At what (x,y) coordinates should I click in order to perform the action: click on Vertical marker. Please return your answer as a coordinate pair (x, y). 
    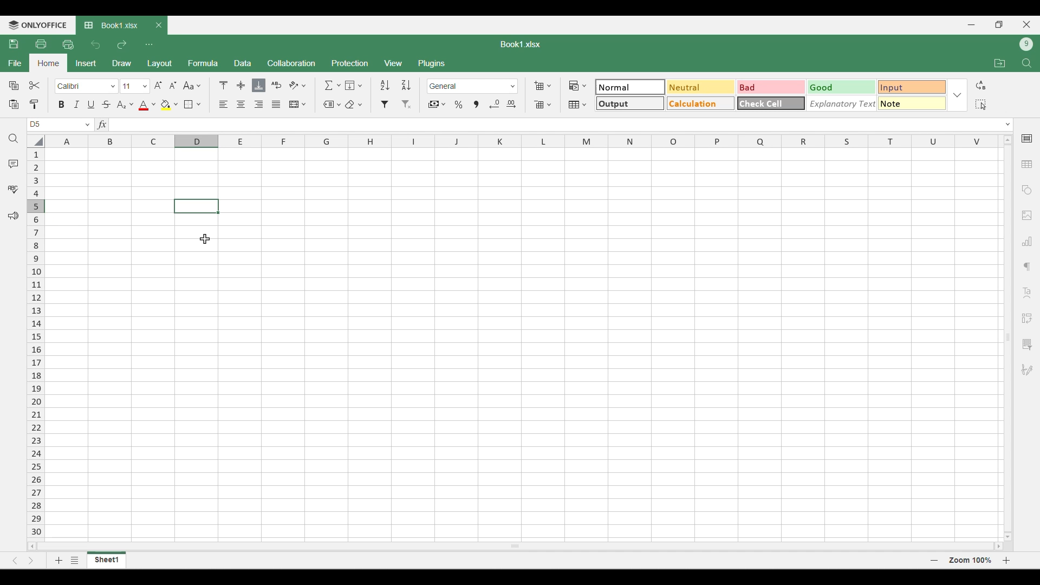
    Looking at the image, I should click on (36, 344).